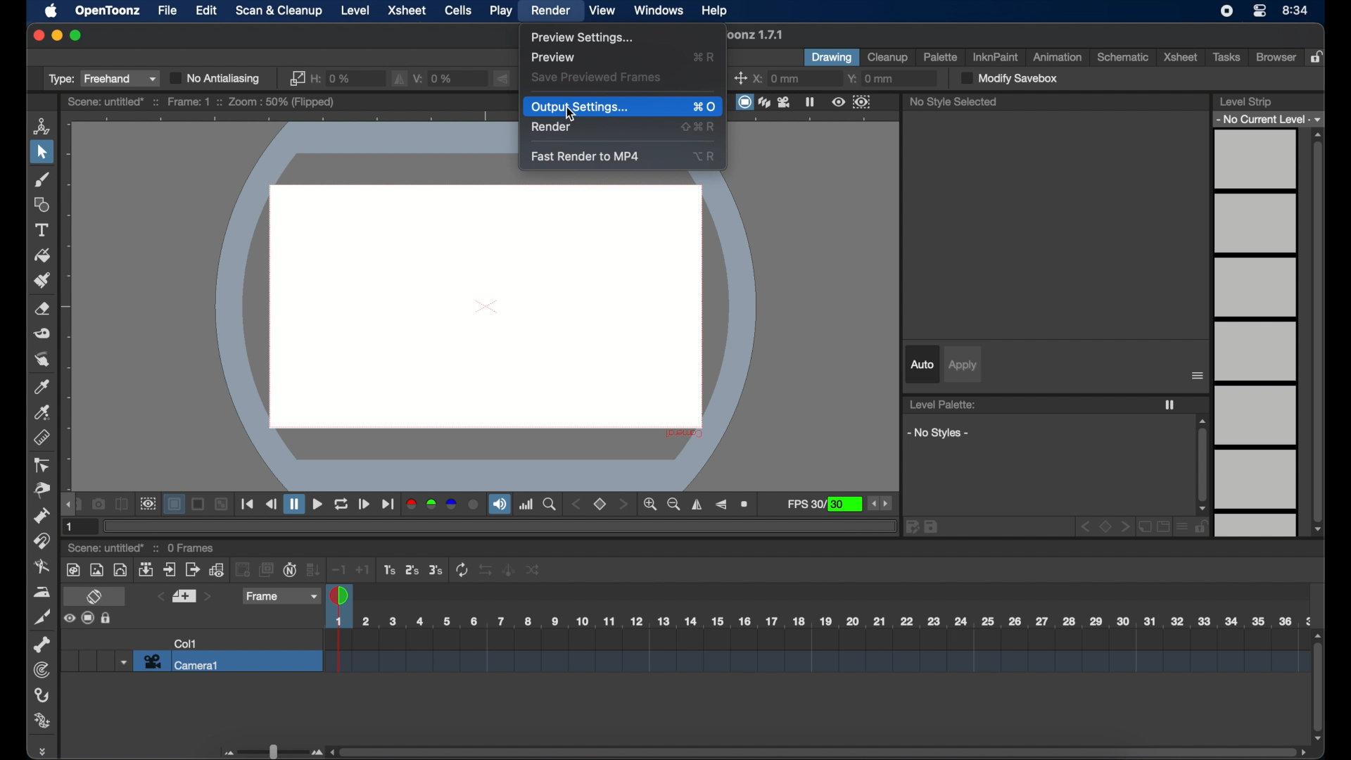 This screenshot has height=760, width=1351. Describe the element at coordinates (932, 526) in the screenshot. I see `` at that location.